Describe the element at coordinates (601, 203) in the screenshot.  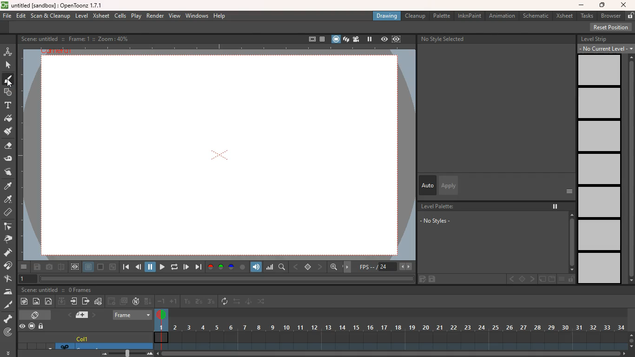
I see `level` at that location.